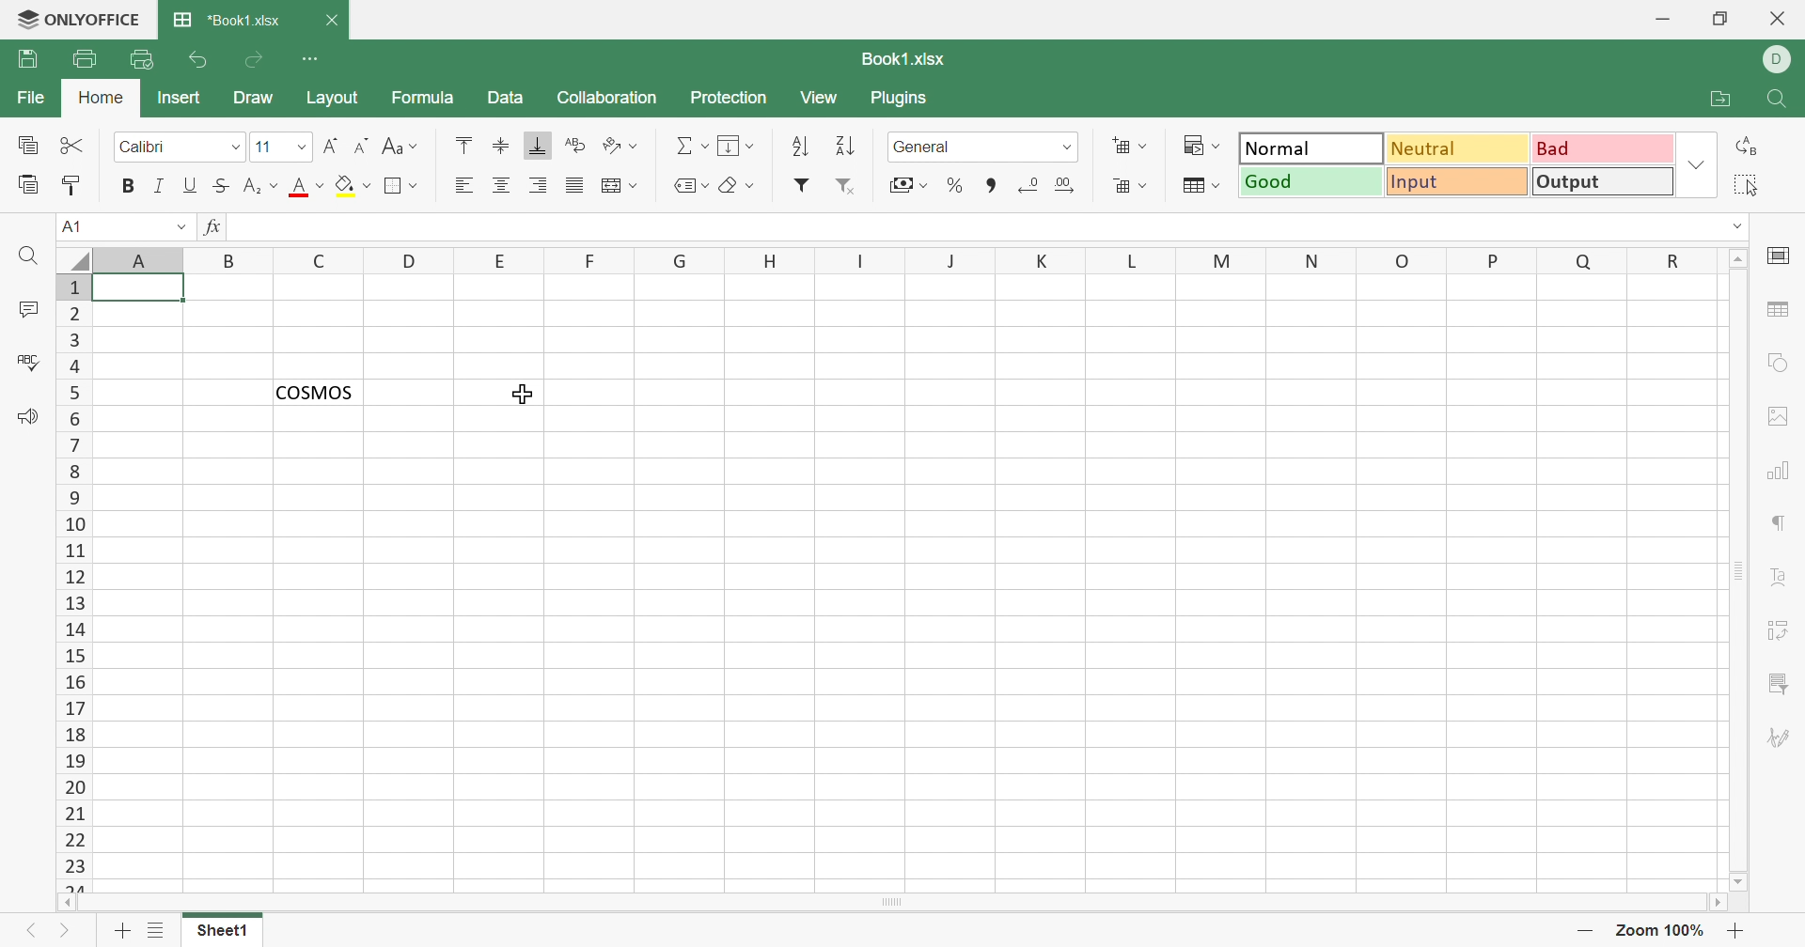 This screenshot has height=947, width=1805. What do you see at coordinates (1129, 147) in the screenshot?
I see `Add cells` at bounding box center [1129, 147].